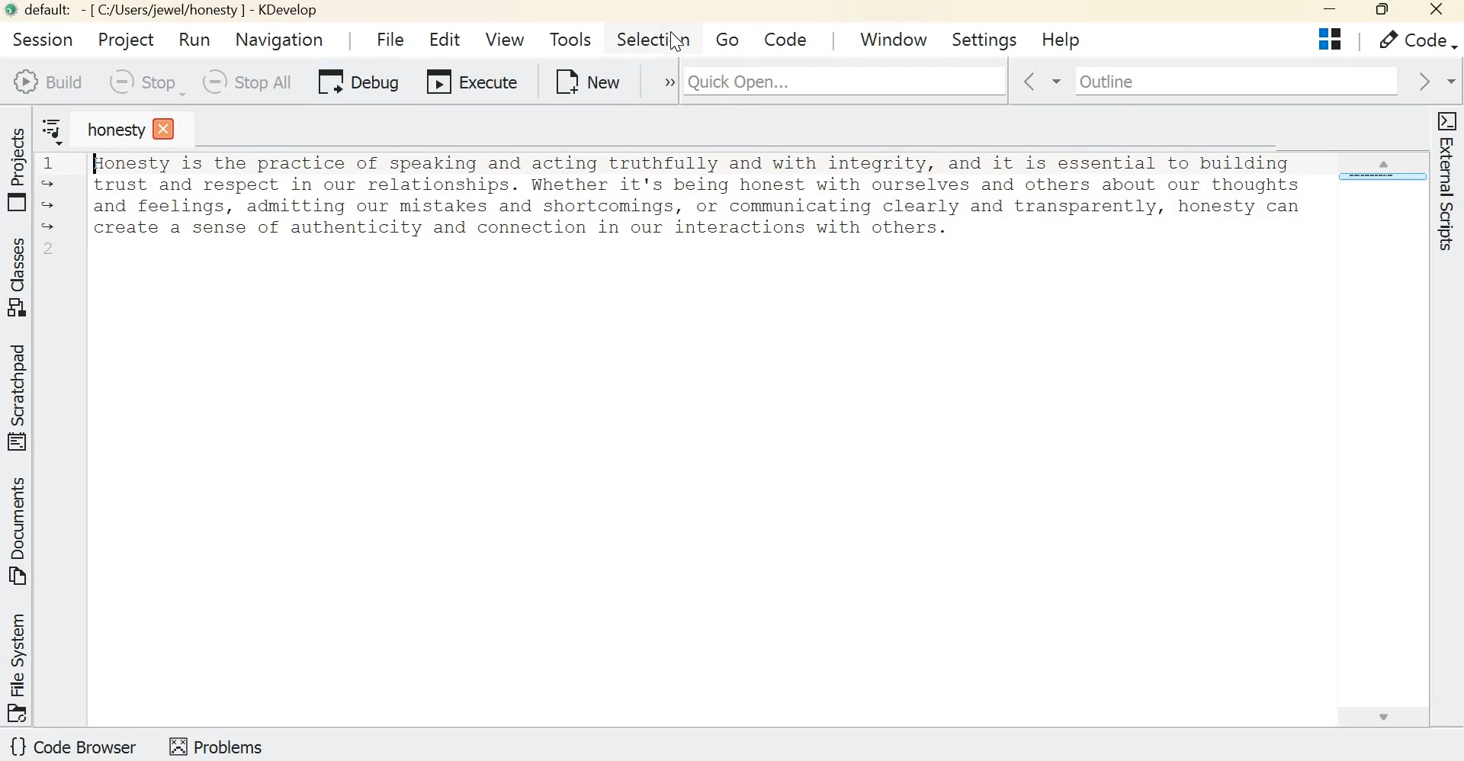 The image size is (1464, 761). I want to click on View, so click(504, 38).